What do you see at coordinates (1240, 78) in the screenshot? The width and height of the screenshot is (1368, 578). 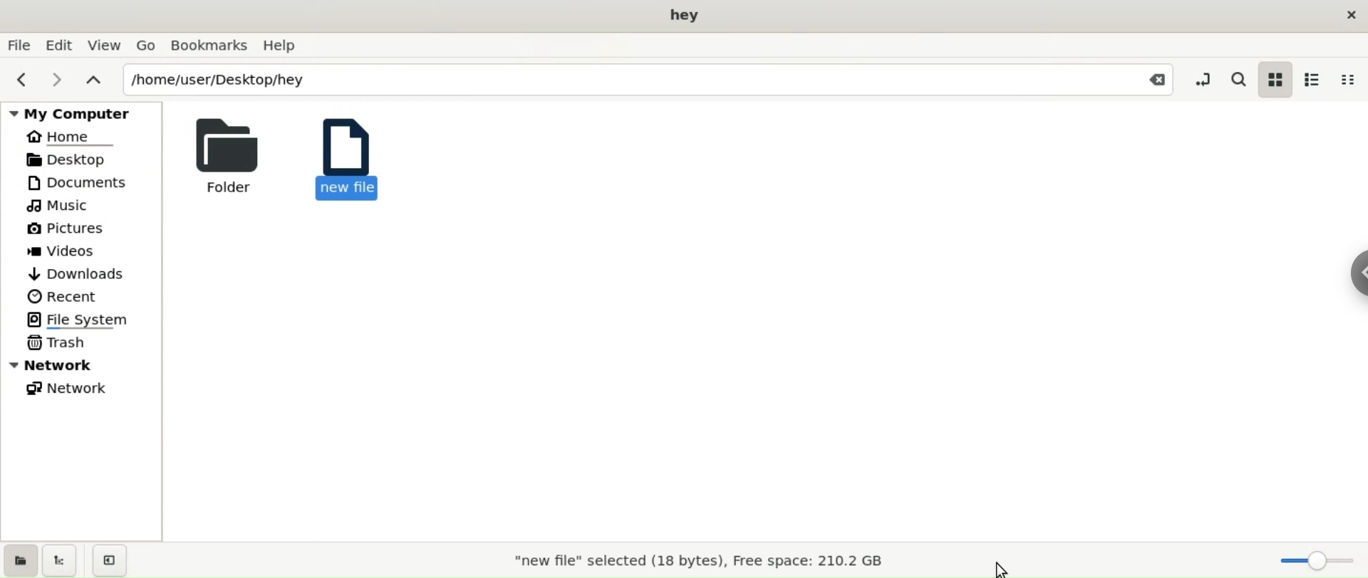 I see `search` at bounding box center [1240, 78].